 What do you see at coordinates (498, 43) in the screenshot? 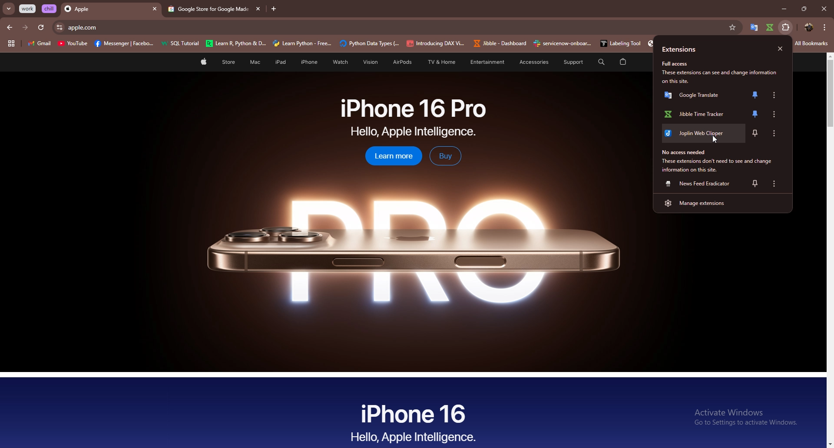
I see `Jibble - Dashboard` at bounding box center [498, 43].